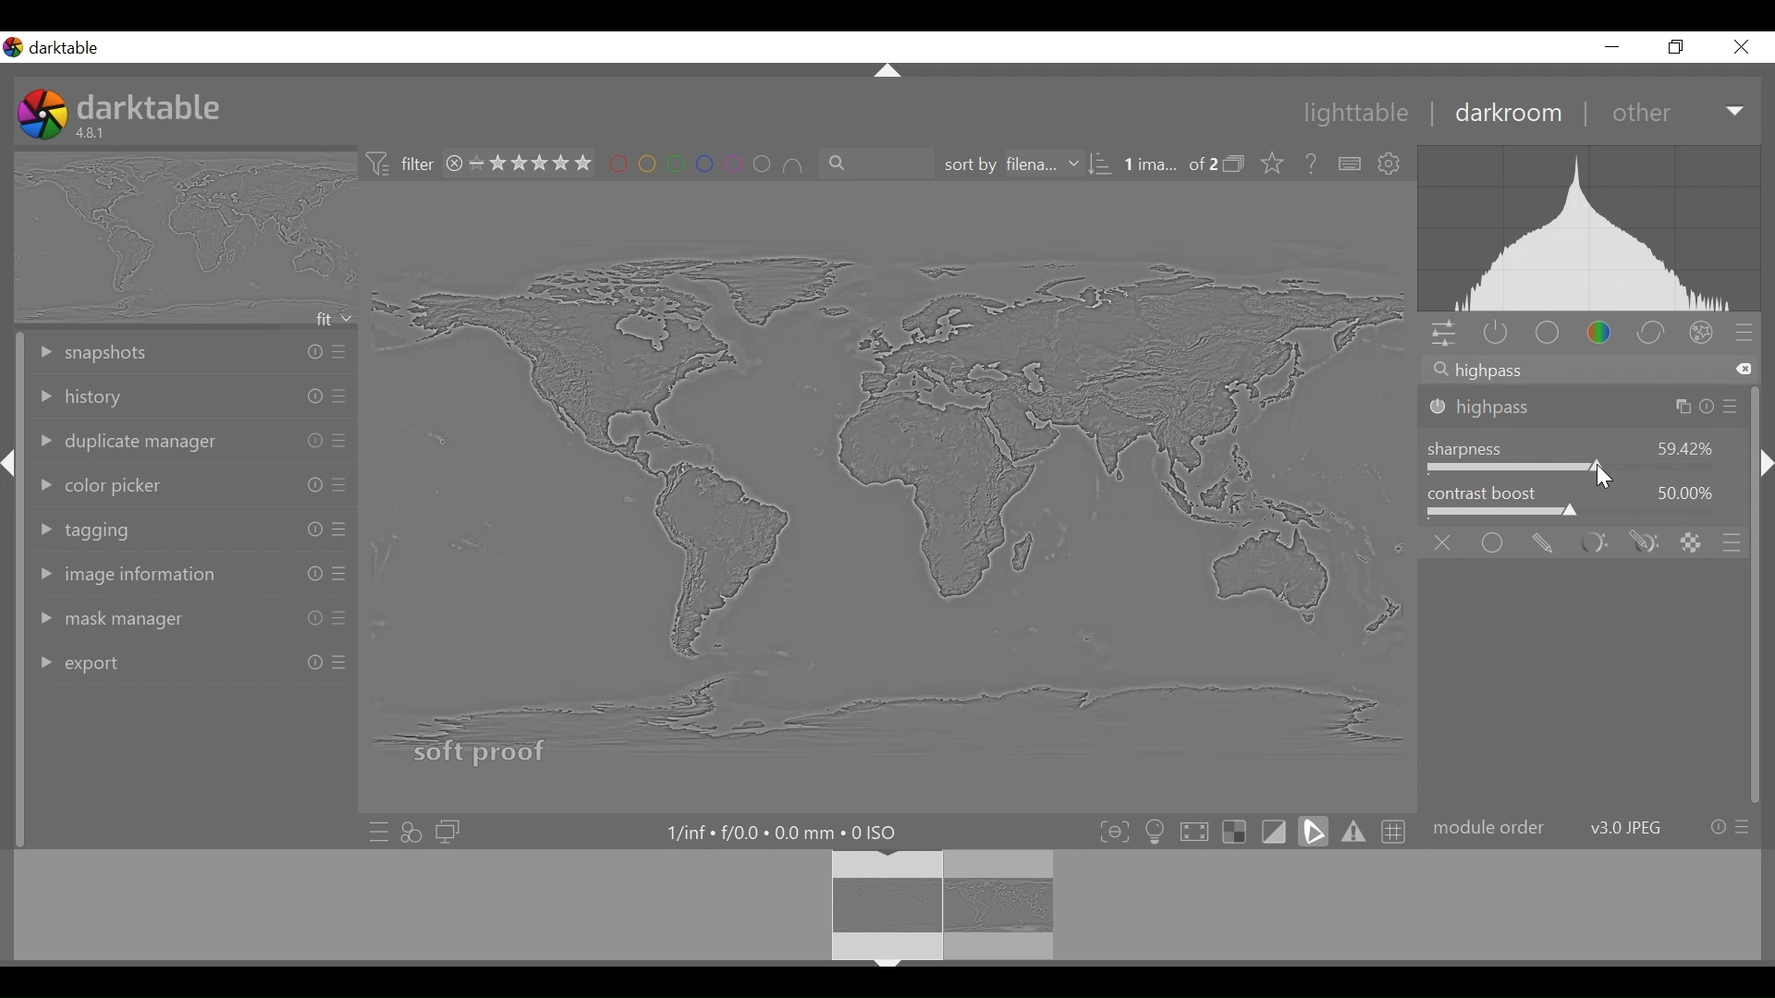  What do you see at coordinates (1357, 114) in the screenshot?
I see `lightable` at bounding box center [1357, 114].